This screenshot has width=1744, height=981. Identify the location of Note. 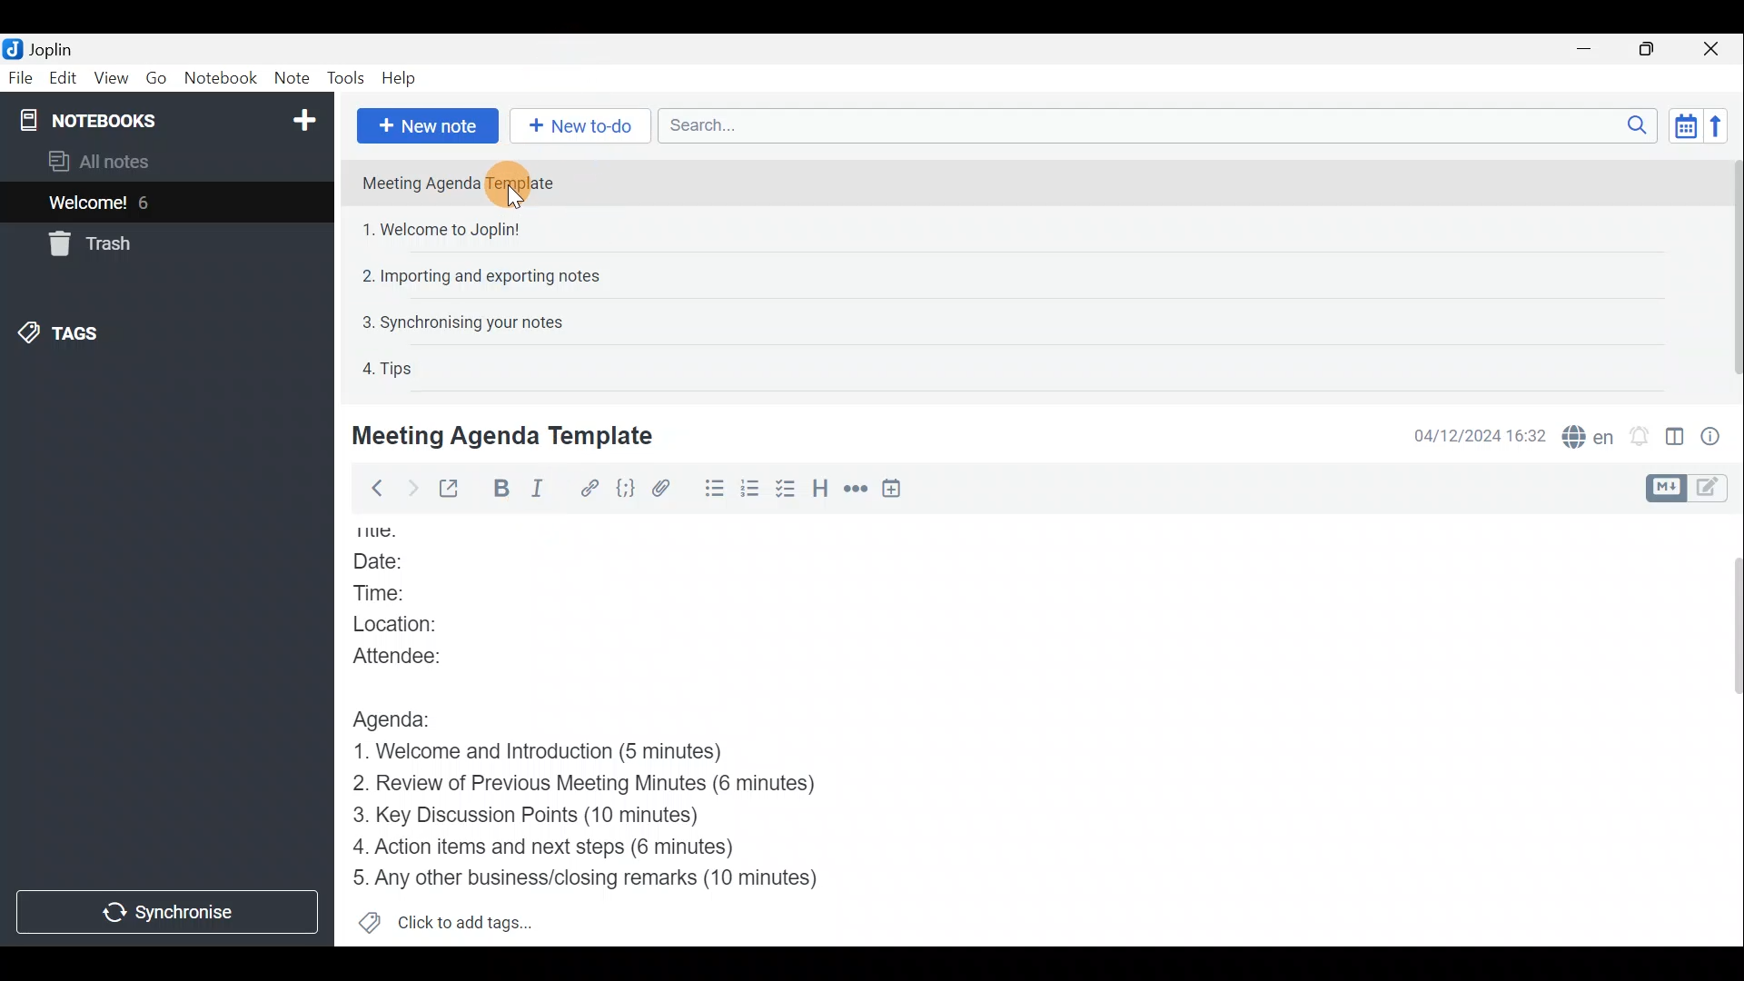
(290, 74).